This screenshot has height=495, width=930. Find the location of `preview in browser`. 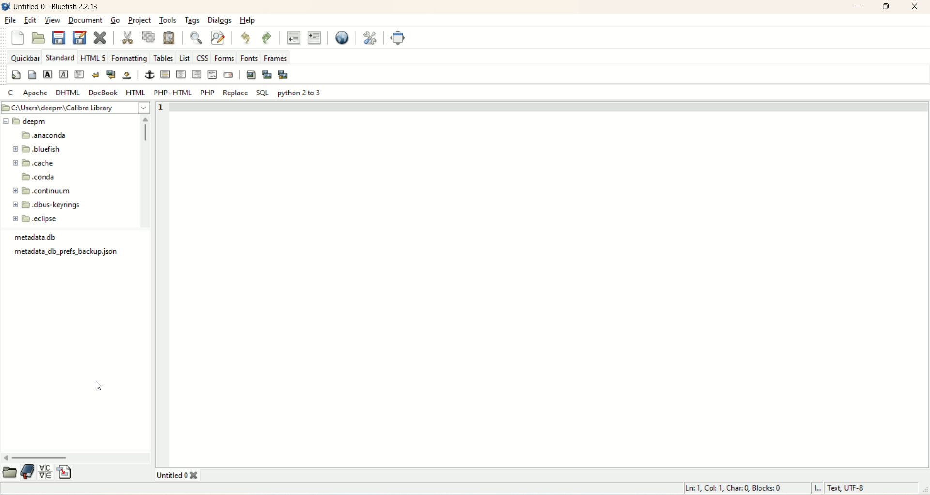

preview in browser is located at coordinates (340, 37).